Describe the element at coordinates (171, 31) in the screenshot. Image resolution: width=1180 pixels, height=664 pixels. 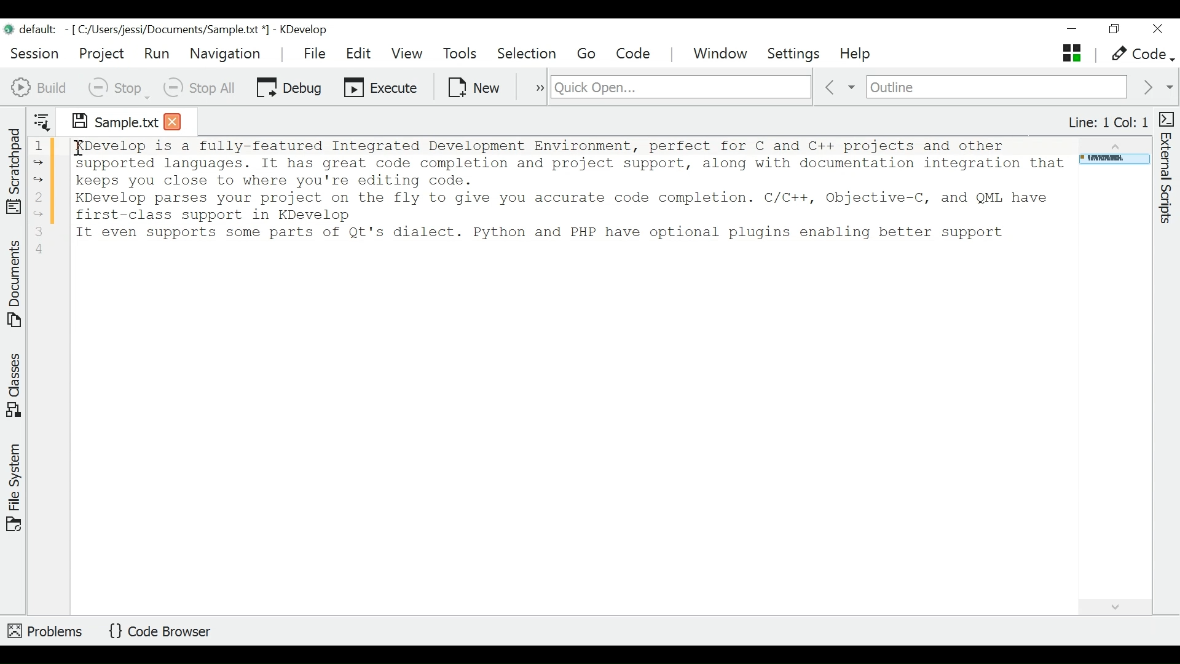
I see `default - [C:/Users/jessi/Documents/Sample.txt*] - KDevelop` at that location.